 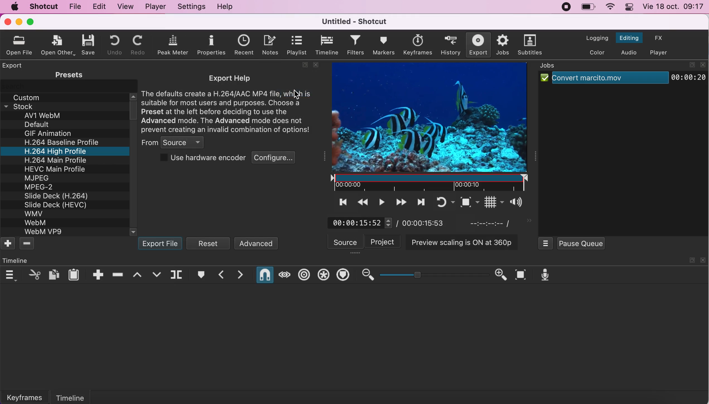 What do you see at coordinates (553, 66) in the screenshot?
I see `jobs panel` at bounding box center [553, 66].